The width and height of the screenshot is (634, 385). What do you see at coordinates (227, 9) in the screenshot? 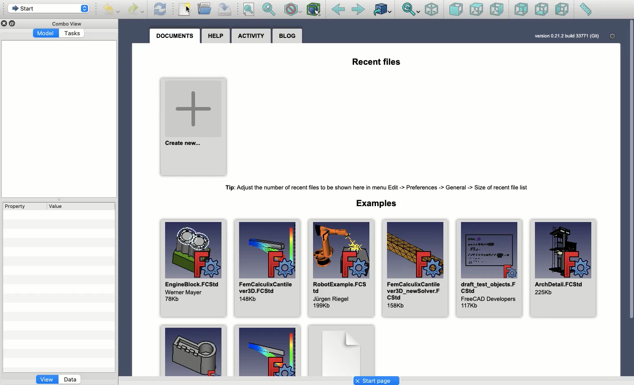
I see `Save` at bounding box center [227, 9].